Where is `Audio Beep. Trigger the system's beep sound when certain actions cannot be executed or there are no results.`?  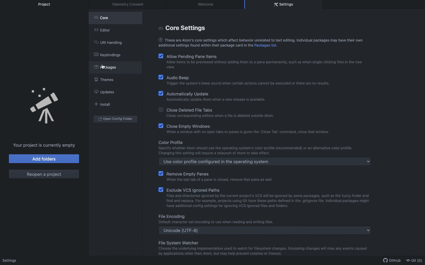
Audio Beep. Trigger the system's beep sound when certain actions cannot be executed or there are no results. is located at coordinates (247, 81).